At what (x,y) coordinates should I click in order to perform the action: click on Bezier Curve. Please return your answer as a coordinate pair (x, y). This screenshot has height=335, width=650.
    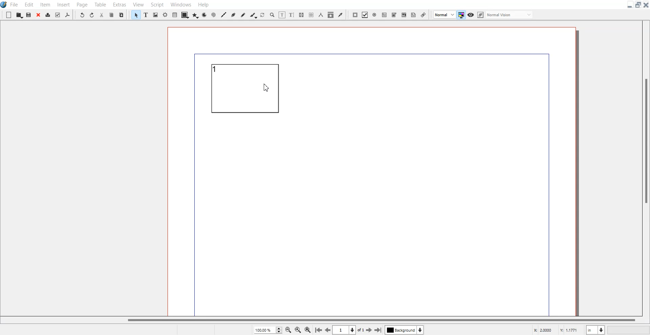
    Looking at the image, I should click on (233, 14).